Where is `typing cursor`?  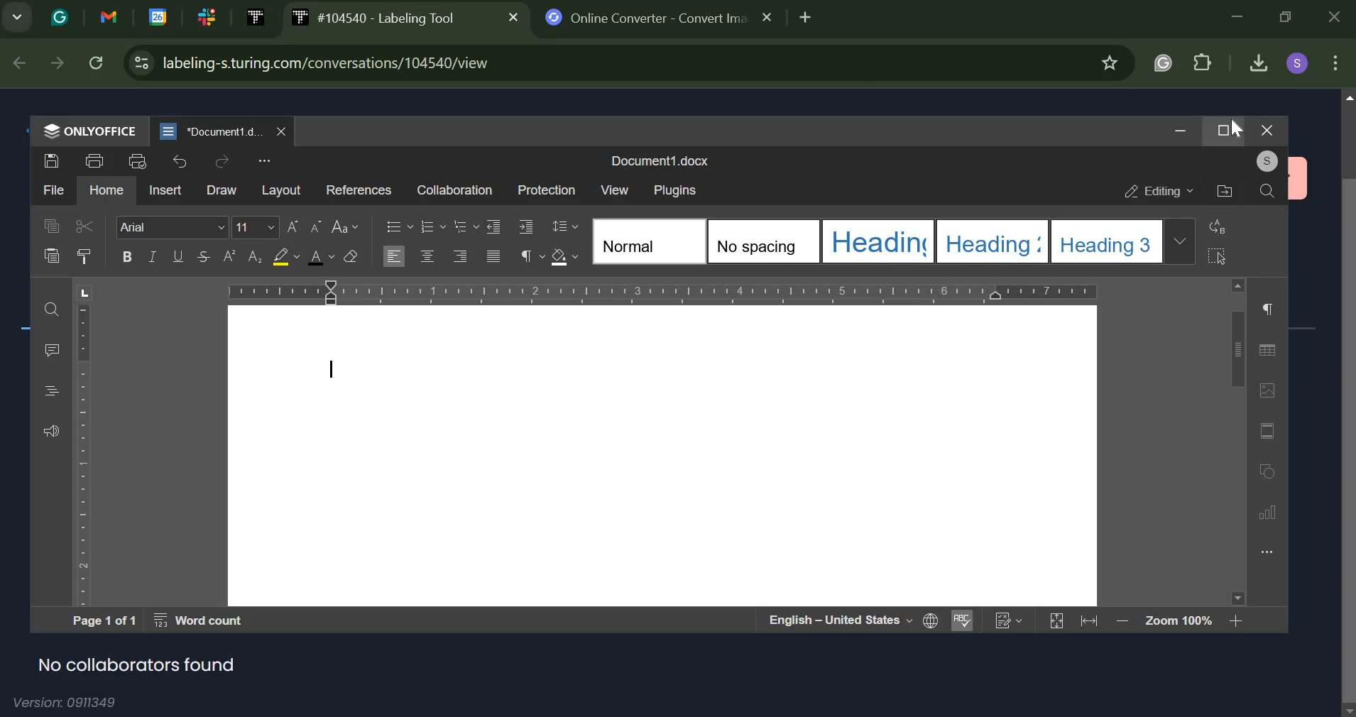
typing cursor is located at coordinates (334, 368).